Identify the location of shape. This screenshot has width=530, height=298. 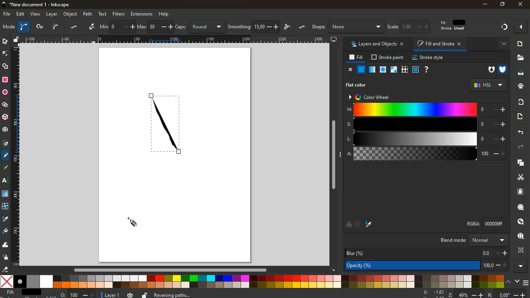
(348, 27).